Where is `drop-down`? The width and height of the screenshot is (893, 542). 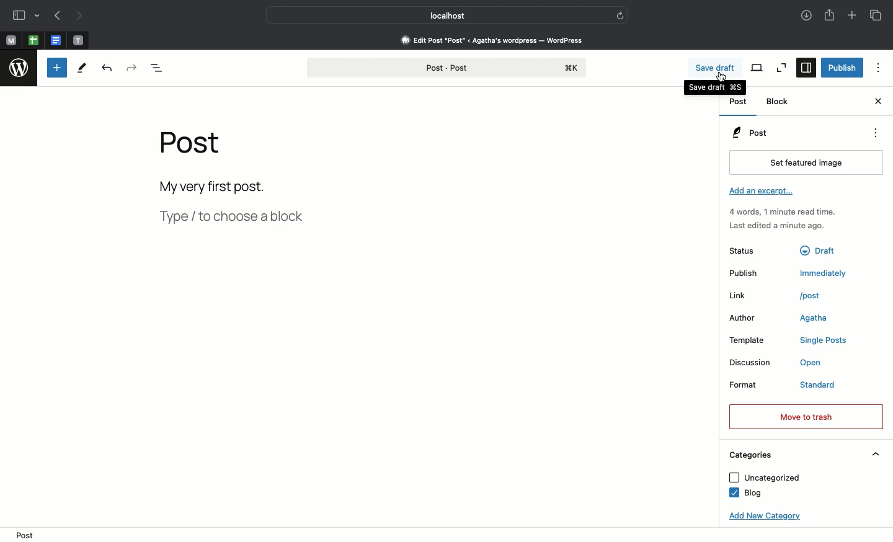 drop-down is located at coordinates (38, 17).